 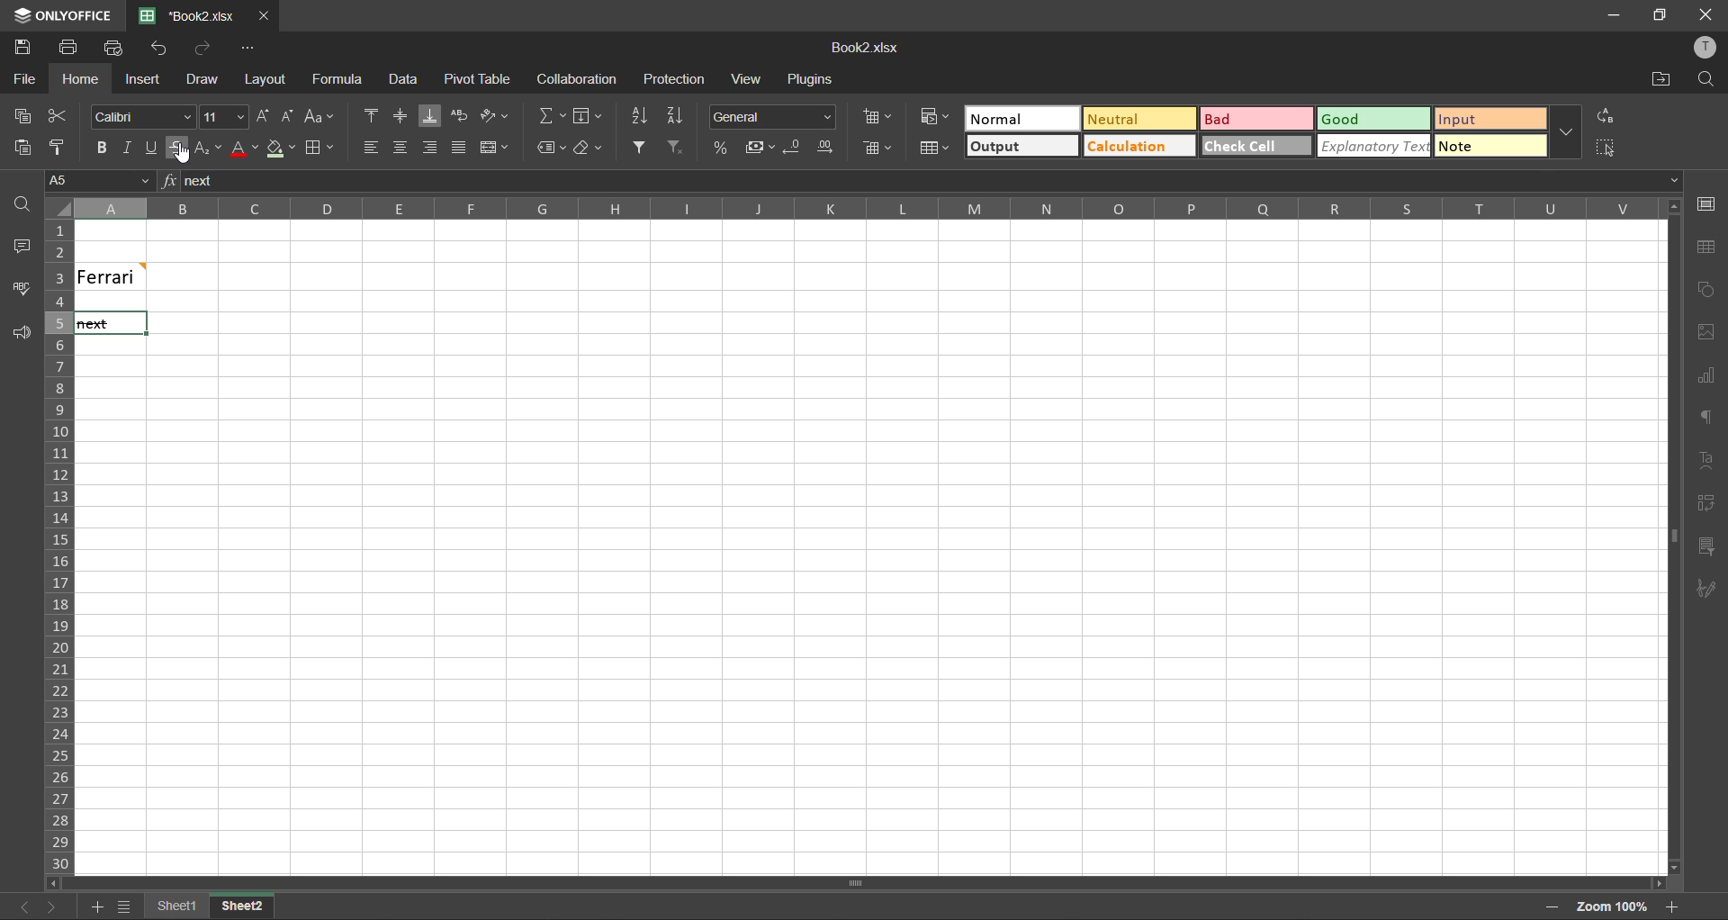 I want to click on sub/superscript, so click(x=207, y=148).